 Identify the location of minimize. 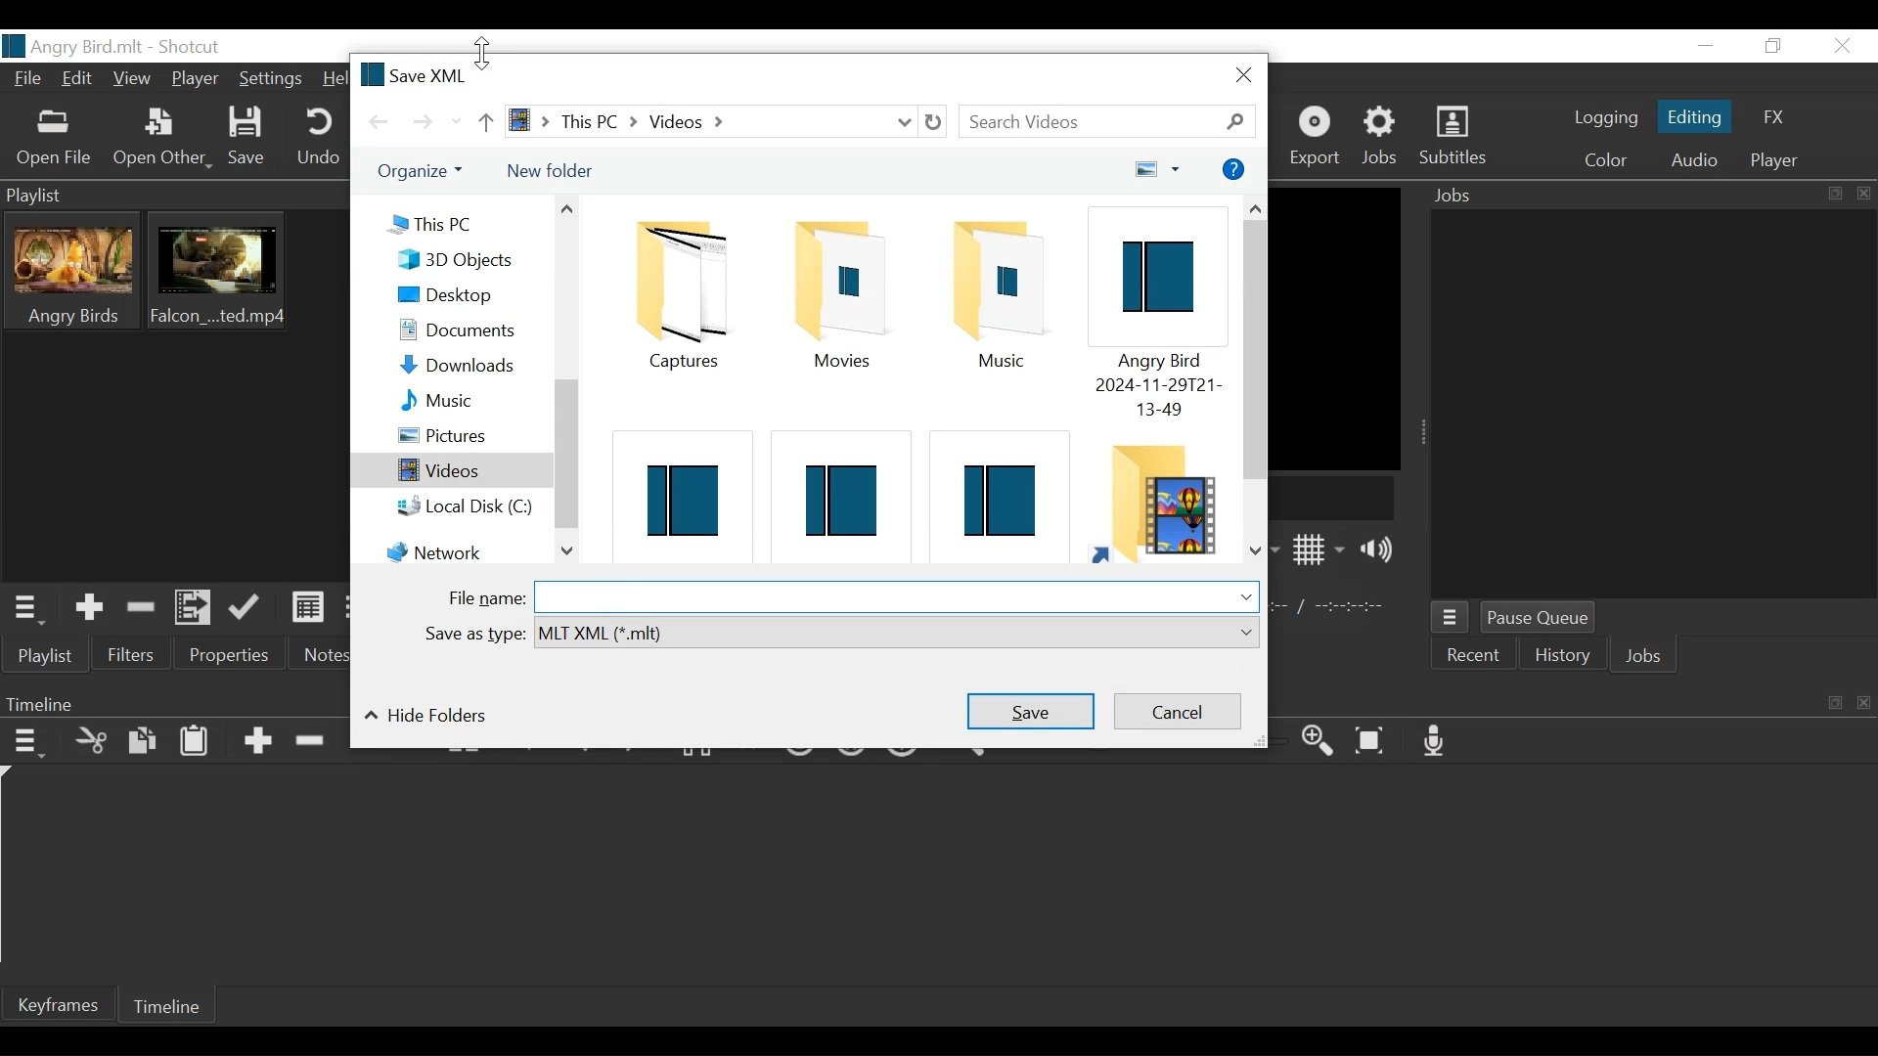
(1709, 45).